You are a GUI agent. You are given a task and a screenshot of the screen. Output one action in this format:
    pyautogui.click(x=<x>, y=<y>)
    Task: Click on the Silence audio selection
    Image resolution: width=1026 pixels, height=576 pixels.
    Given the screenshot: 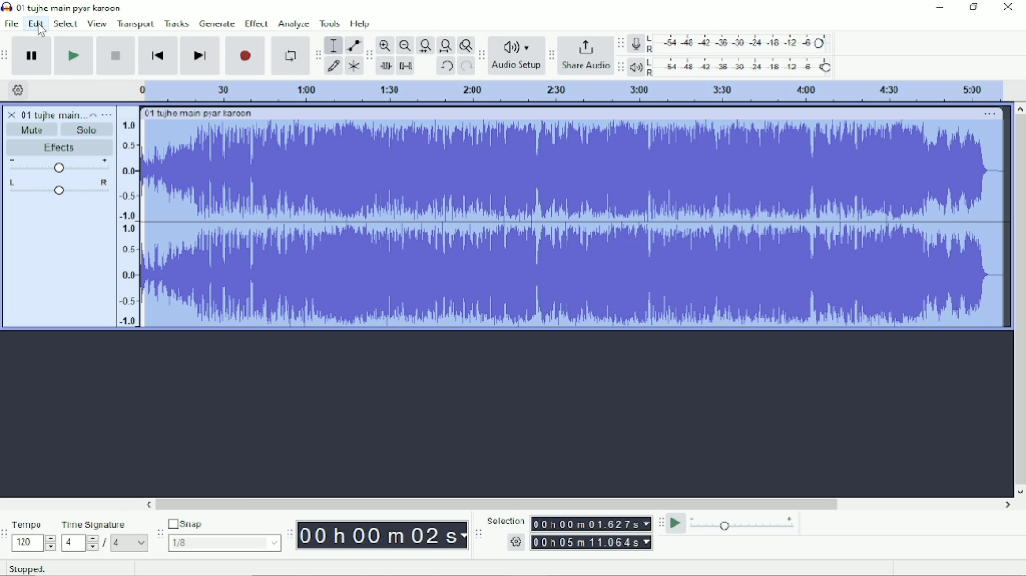 What is the action you would take?
    pyautogui.click(x=407, y=67)
    